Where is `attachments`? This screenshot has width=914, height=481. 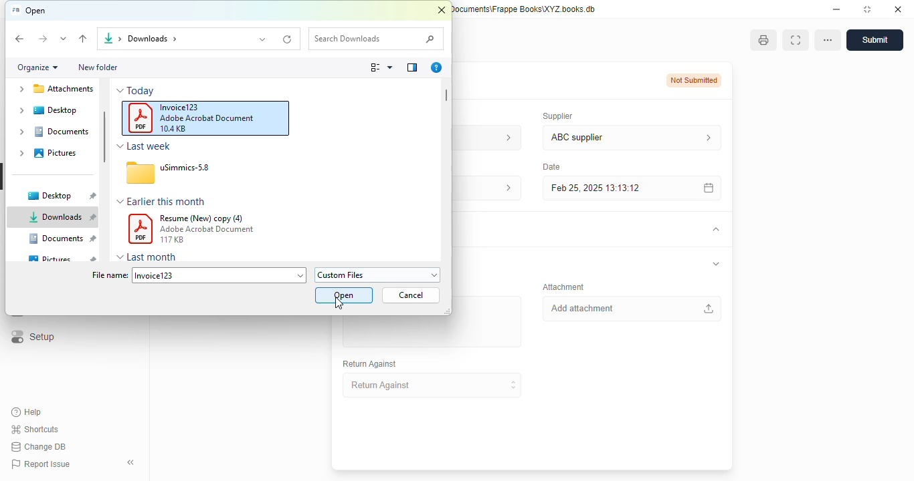 attachments is located at coordinates (54, 90).